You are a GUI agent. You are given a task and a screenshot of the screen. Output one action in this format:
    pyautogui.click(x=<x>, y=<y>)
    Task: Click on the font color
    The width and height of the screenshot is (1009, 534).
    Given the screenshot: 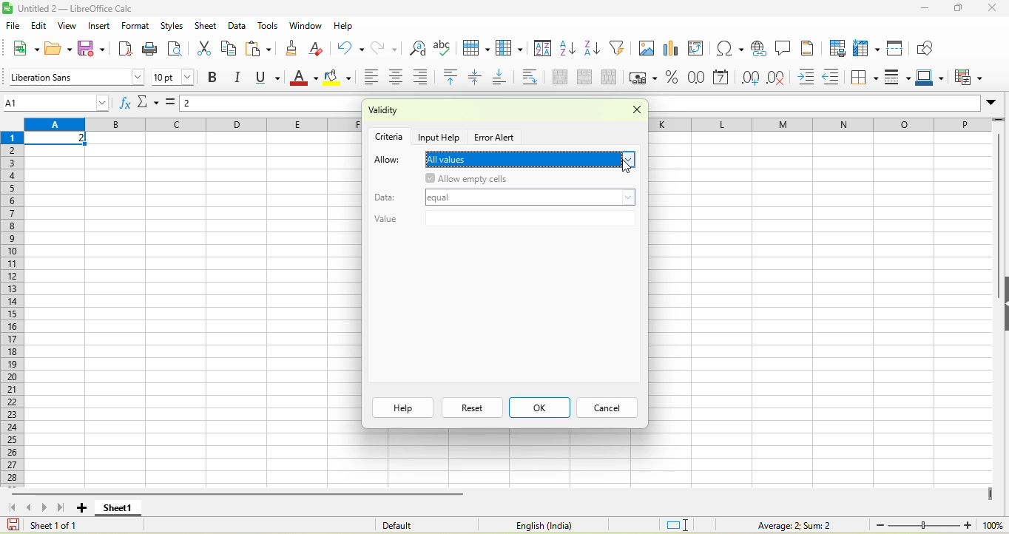 What is the action you would take?
    pyautogui.click(x=304, y=78)
    